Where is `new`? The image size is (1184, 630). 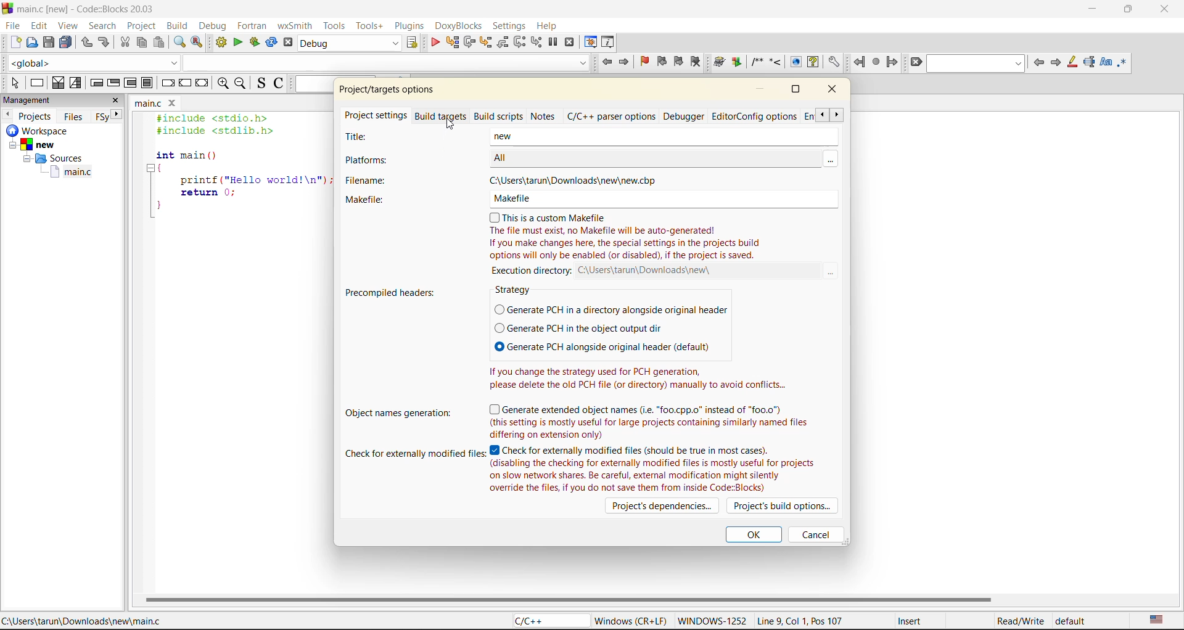 new is located at coordinates (15, 42).